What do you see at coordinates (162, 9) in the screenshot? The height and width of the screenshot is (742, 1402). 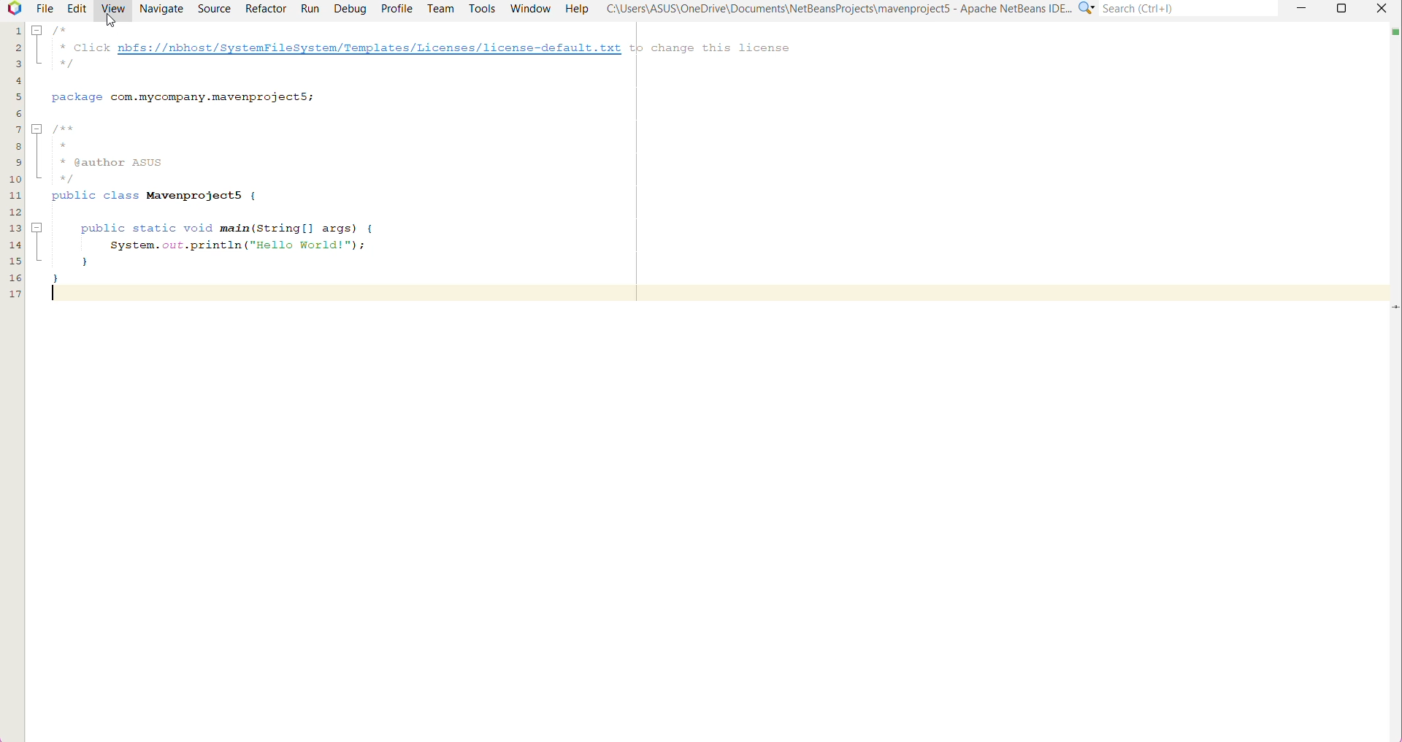 I see `Navigate` at bounding box center [162, 9].